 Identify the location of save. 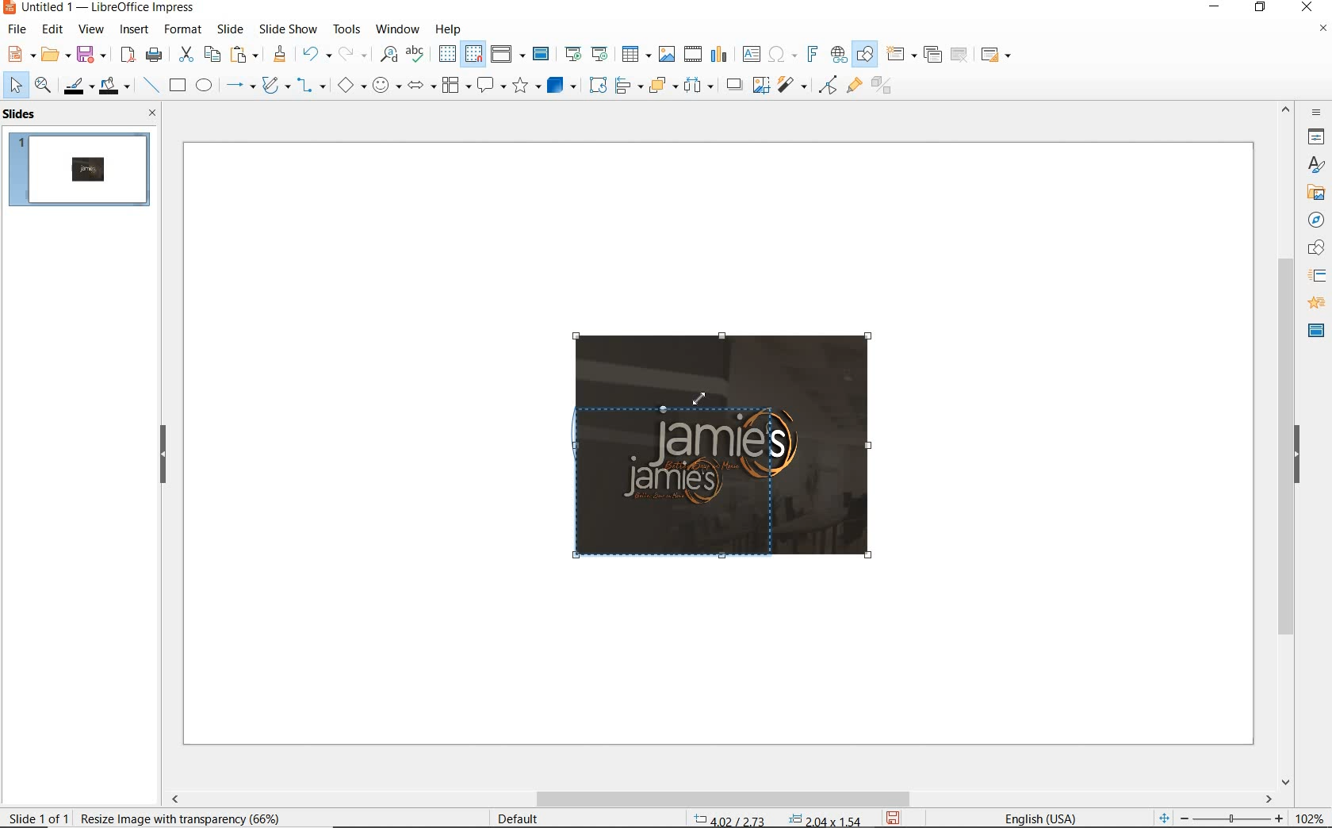
(91, 53).